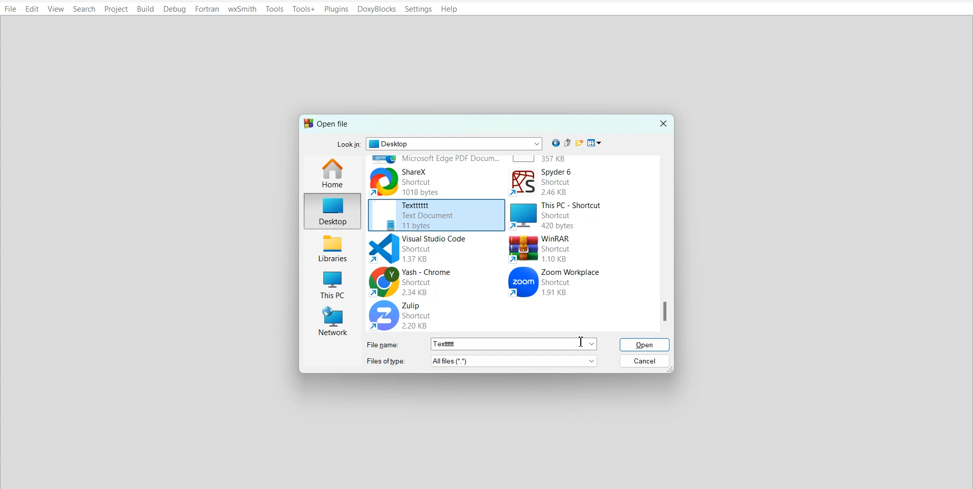 This screenshot has height=489, width=973. I want to click on Visual studio code, so click(433, 249).